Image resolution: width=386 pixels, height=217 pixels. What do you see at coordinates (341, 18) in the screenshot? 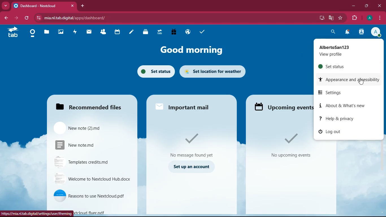
I see `favourite` at bounding box center [341, 18].